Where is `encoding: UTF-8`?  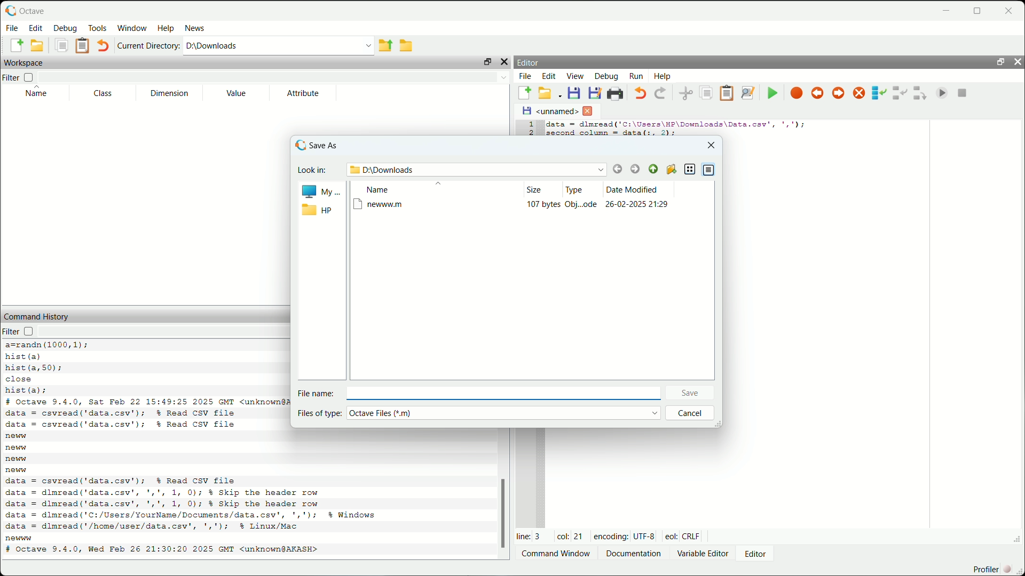
encoding: UTF-8 is located at coordinates (625, 535).